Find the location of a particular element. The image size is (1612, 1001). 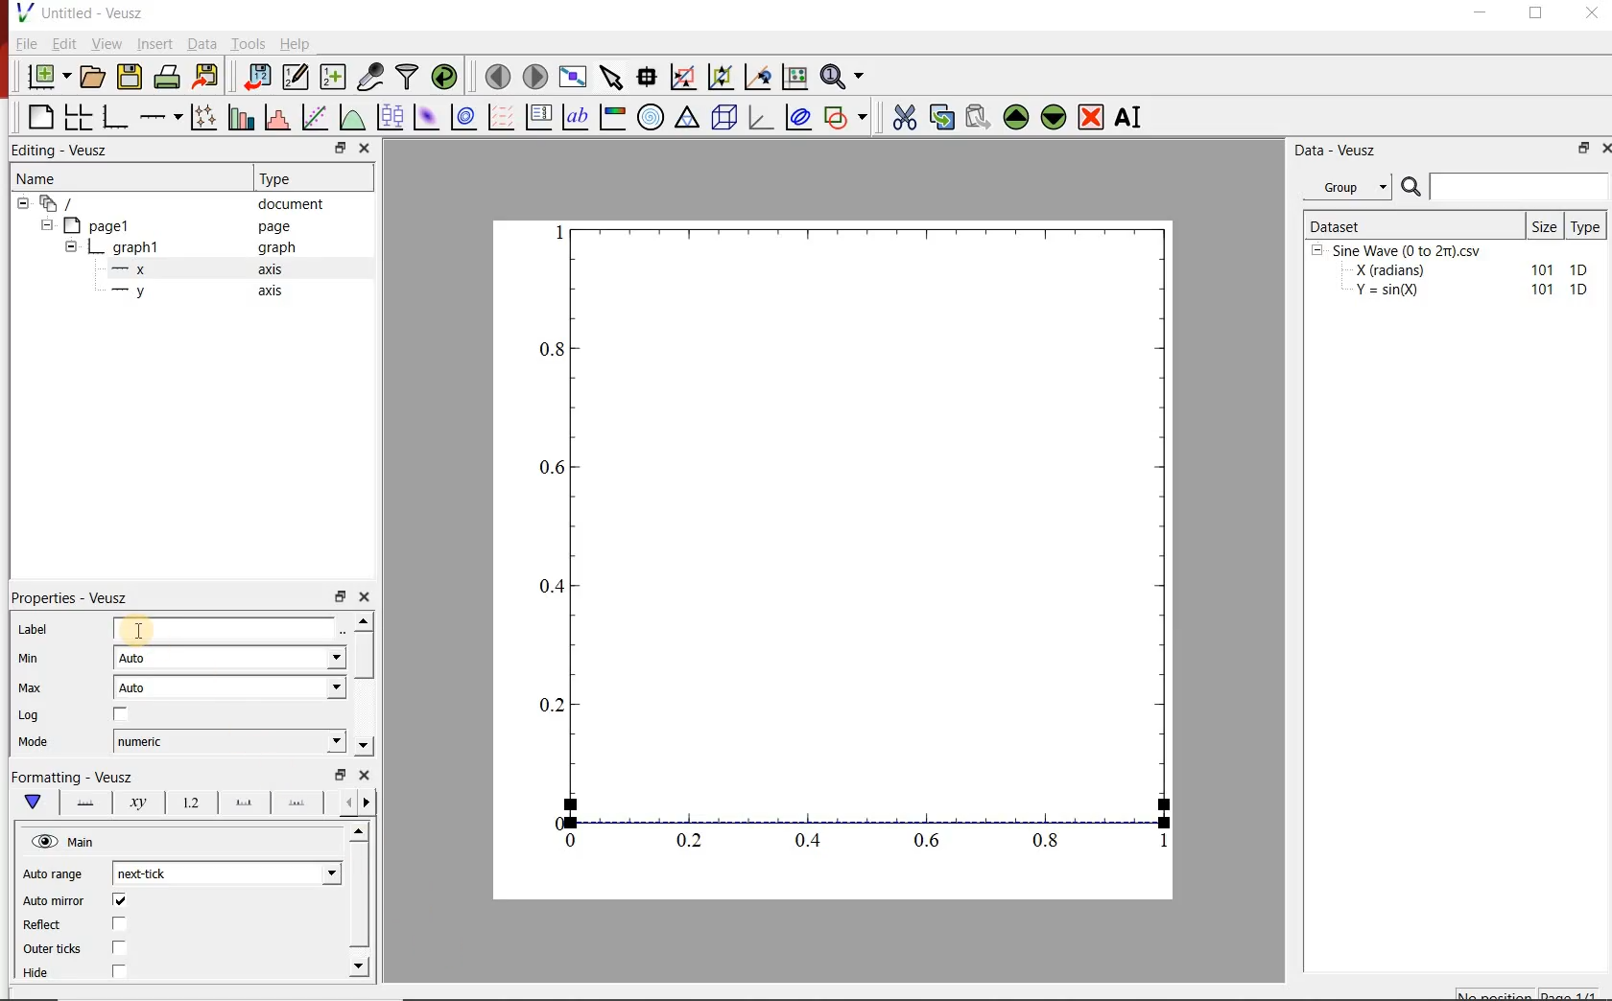

Size is located at coordinates (1546, 225).